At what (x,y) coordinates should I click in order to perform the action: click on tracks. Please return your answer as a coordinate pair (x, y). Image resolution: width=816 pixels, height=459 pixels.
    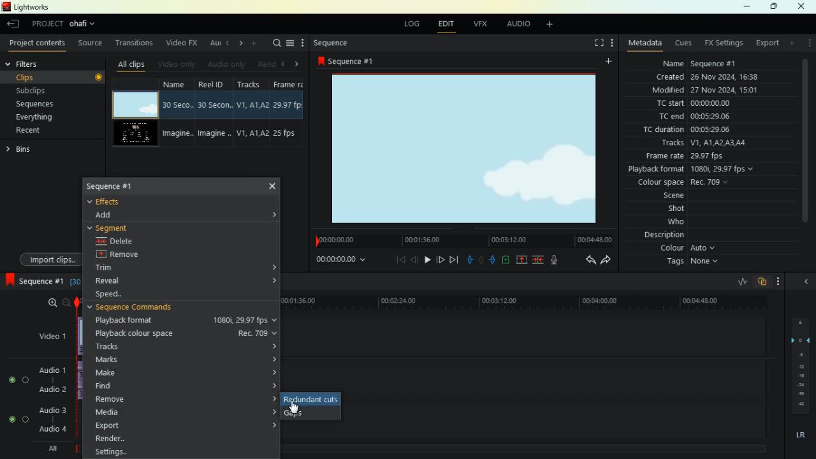
    Looking at the image, I should click on (710, 143).